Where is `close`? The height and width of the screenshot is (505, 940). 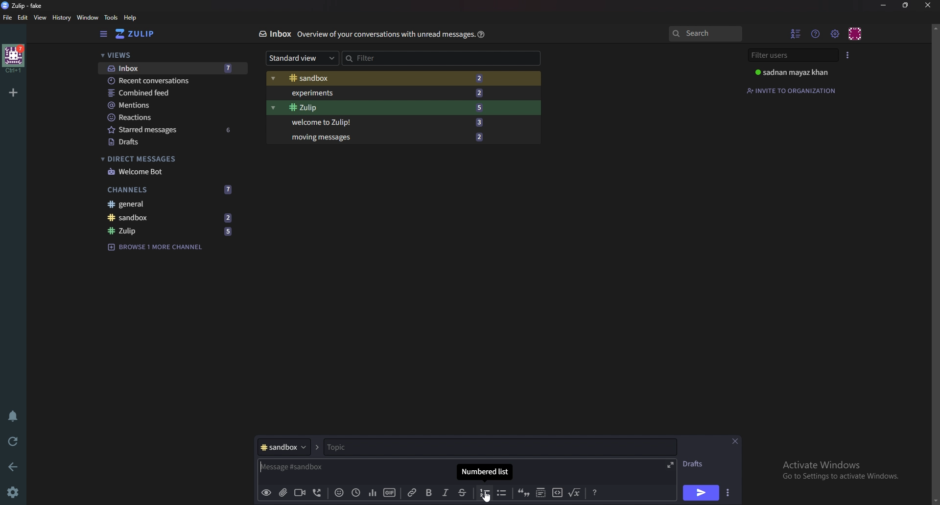 close is located at coordinates (928, 5).